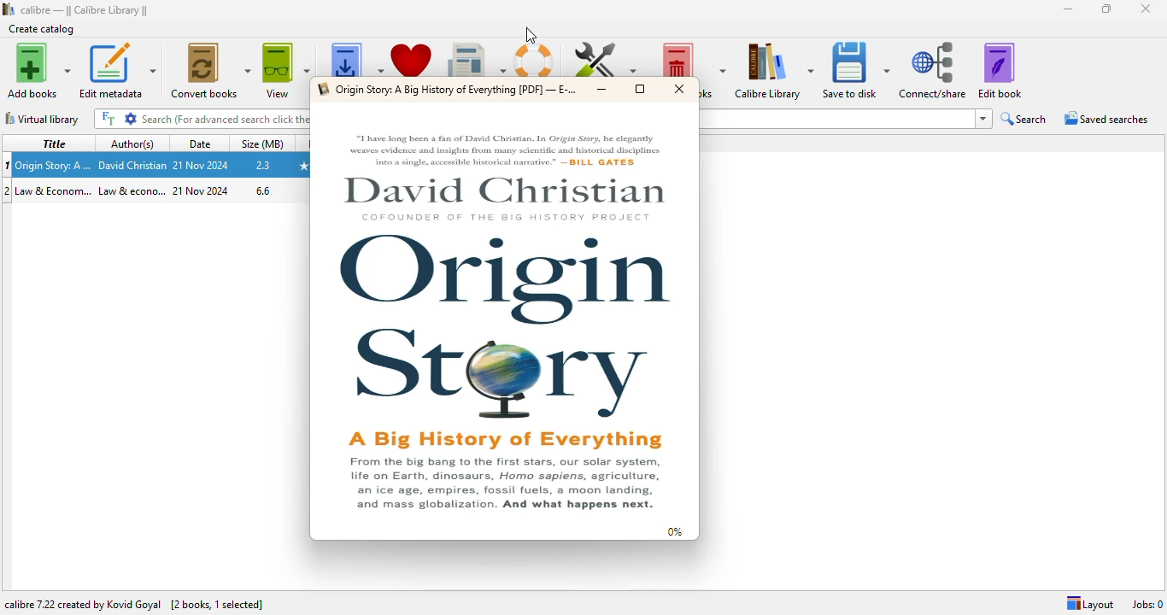 Image resolution: width=1167 pixels, height=615 pixels. I want to click on donate to support calibre, so click(412, 60).